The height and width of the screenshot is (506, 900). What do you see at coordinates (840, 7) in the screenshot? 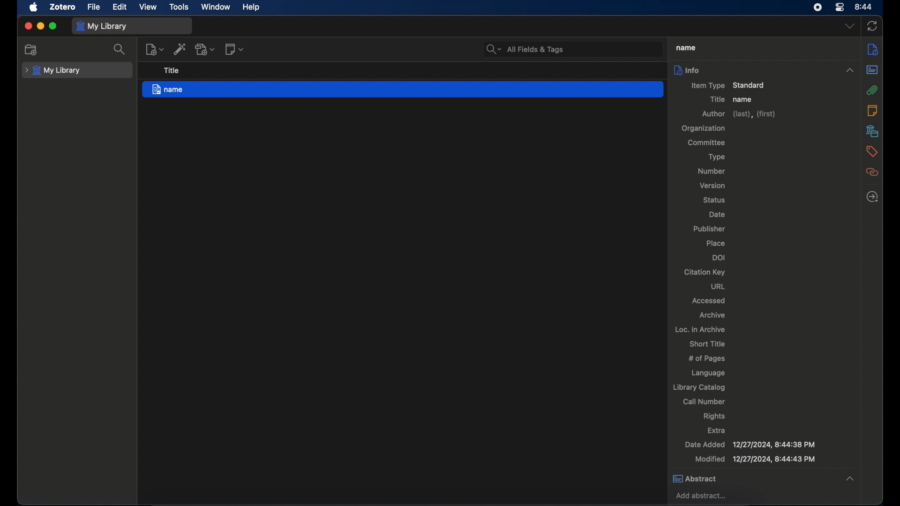
I see `control center` at bounding box center [840, 7].